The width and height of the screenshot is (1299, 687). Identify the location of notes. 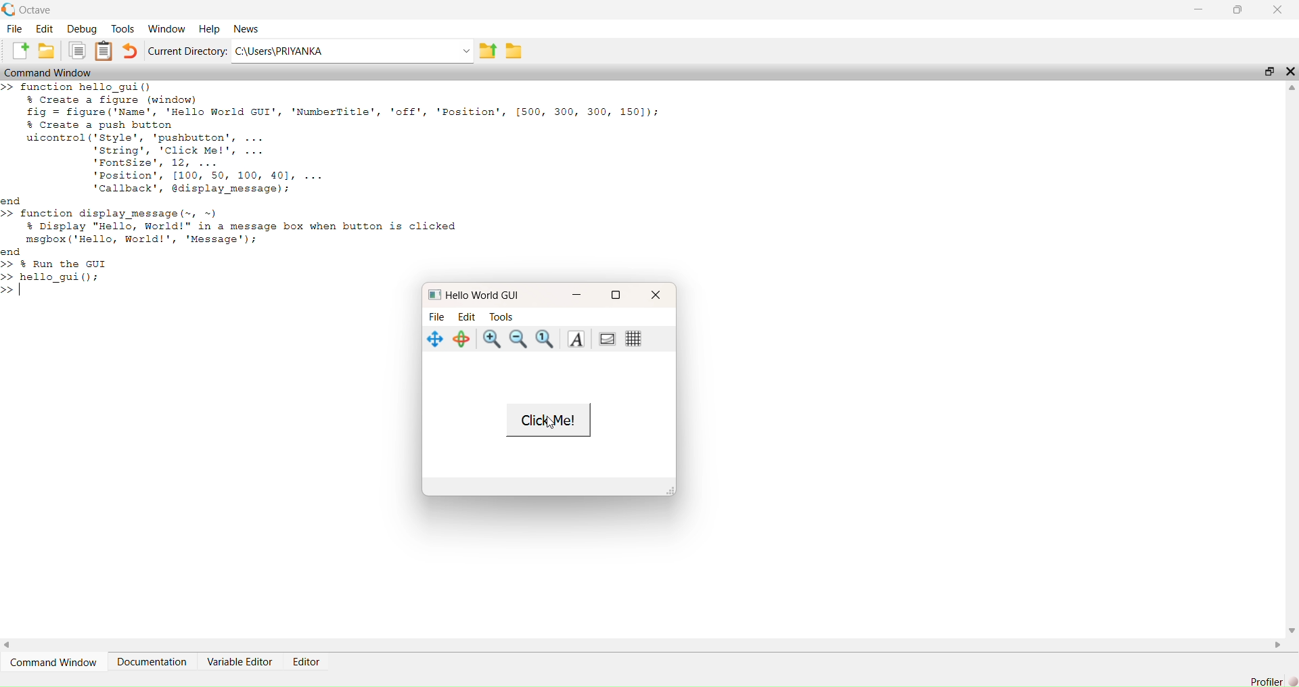
(107, 51).